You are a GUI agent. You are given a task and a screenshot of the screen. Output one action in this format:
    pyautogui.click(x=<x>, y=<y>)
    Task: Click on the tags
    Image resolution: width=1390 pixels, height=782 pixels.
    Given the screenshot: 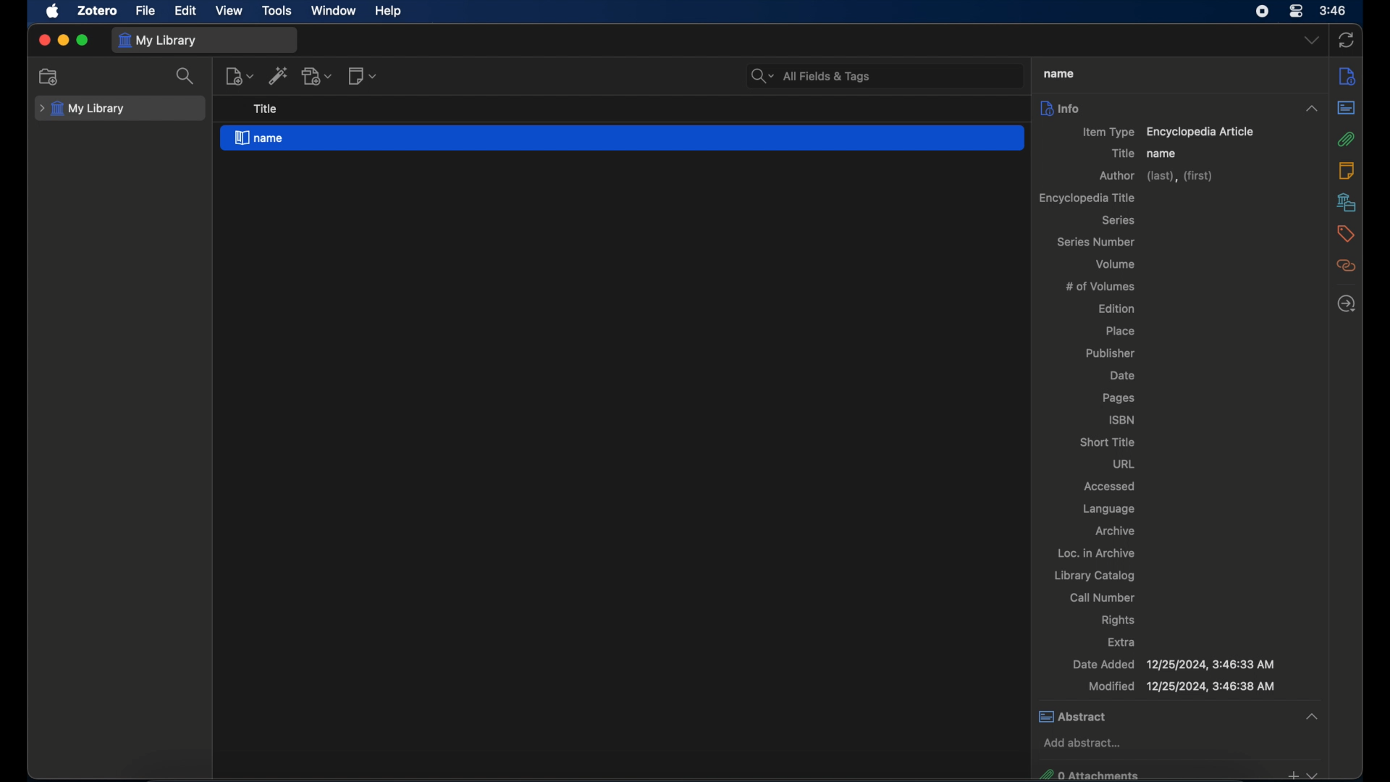 What is the action you would take?
    pyautogui.click(x=1347, y=234)
    